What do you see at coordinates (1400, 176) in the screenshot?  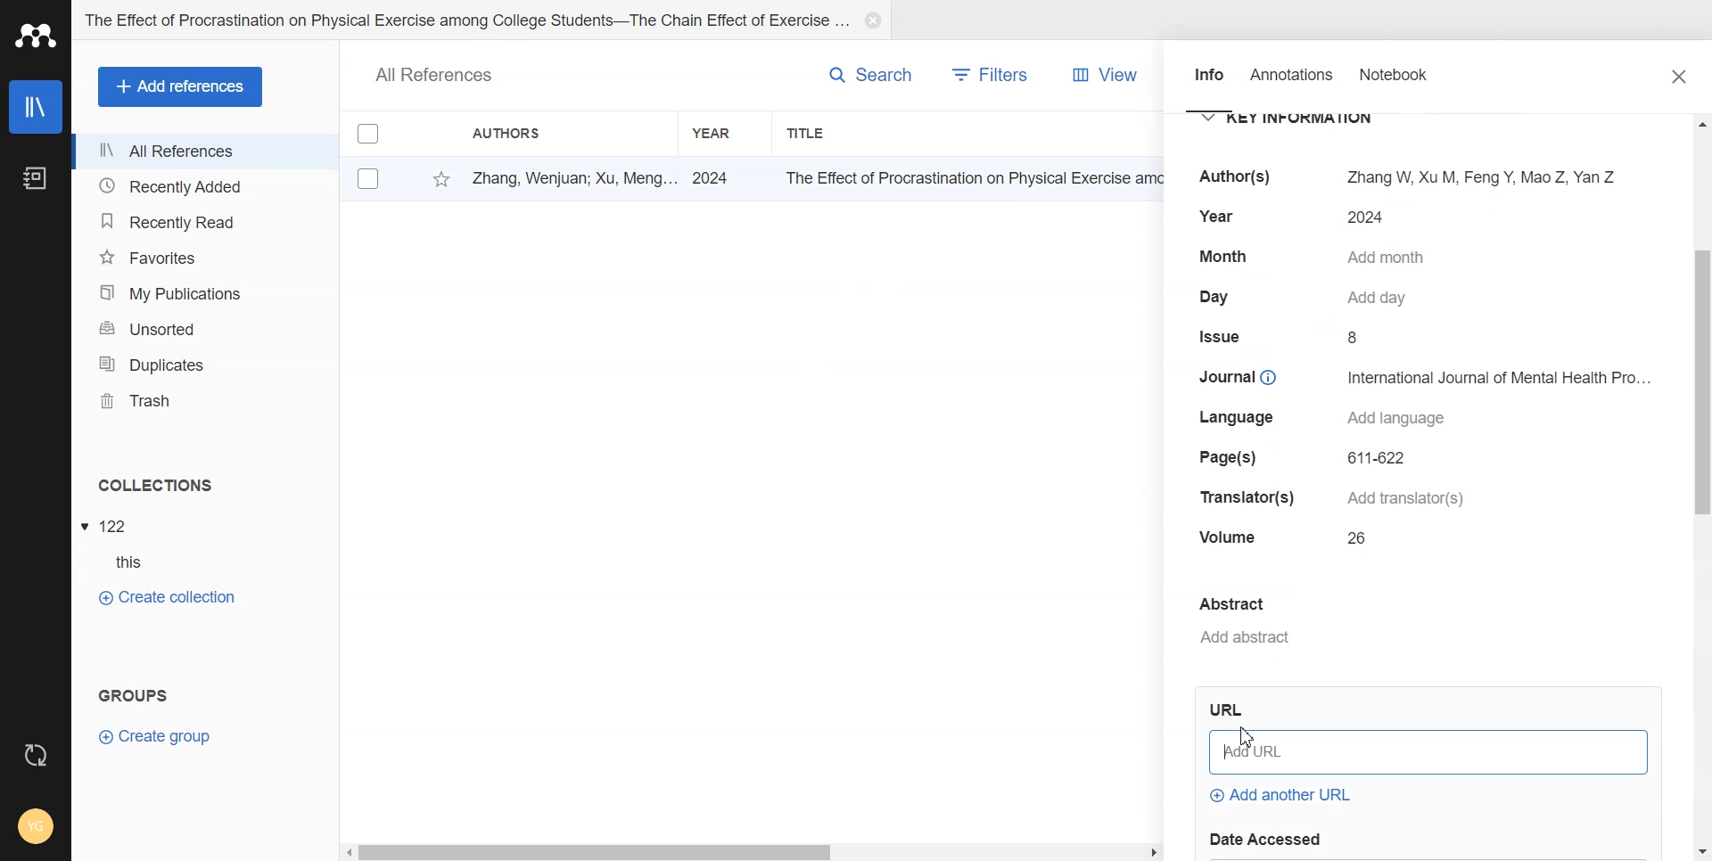 I see `Author(s) Zhang W, XuM, FengY, Mao Z, Yan Z` at bounding box center [1400, 176].